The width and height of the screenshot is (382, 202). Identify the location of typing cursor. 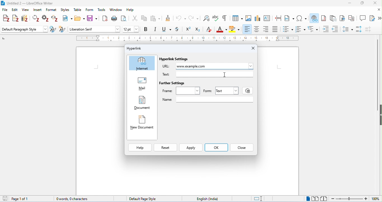
(98, 69).